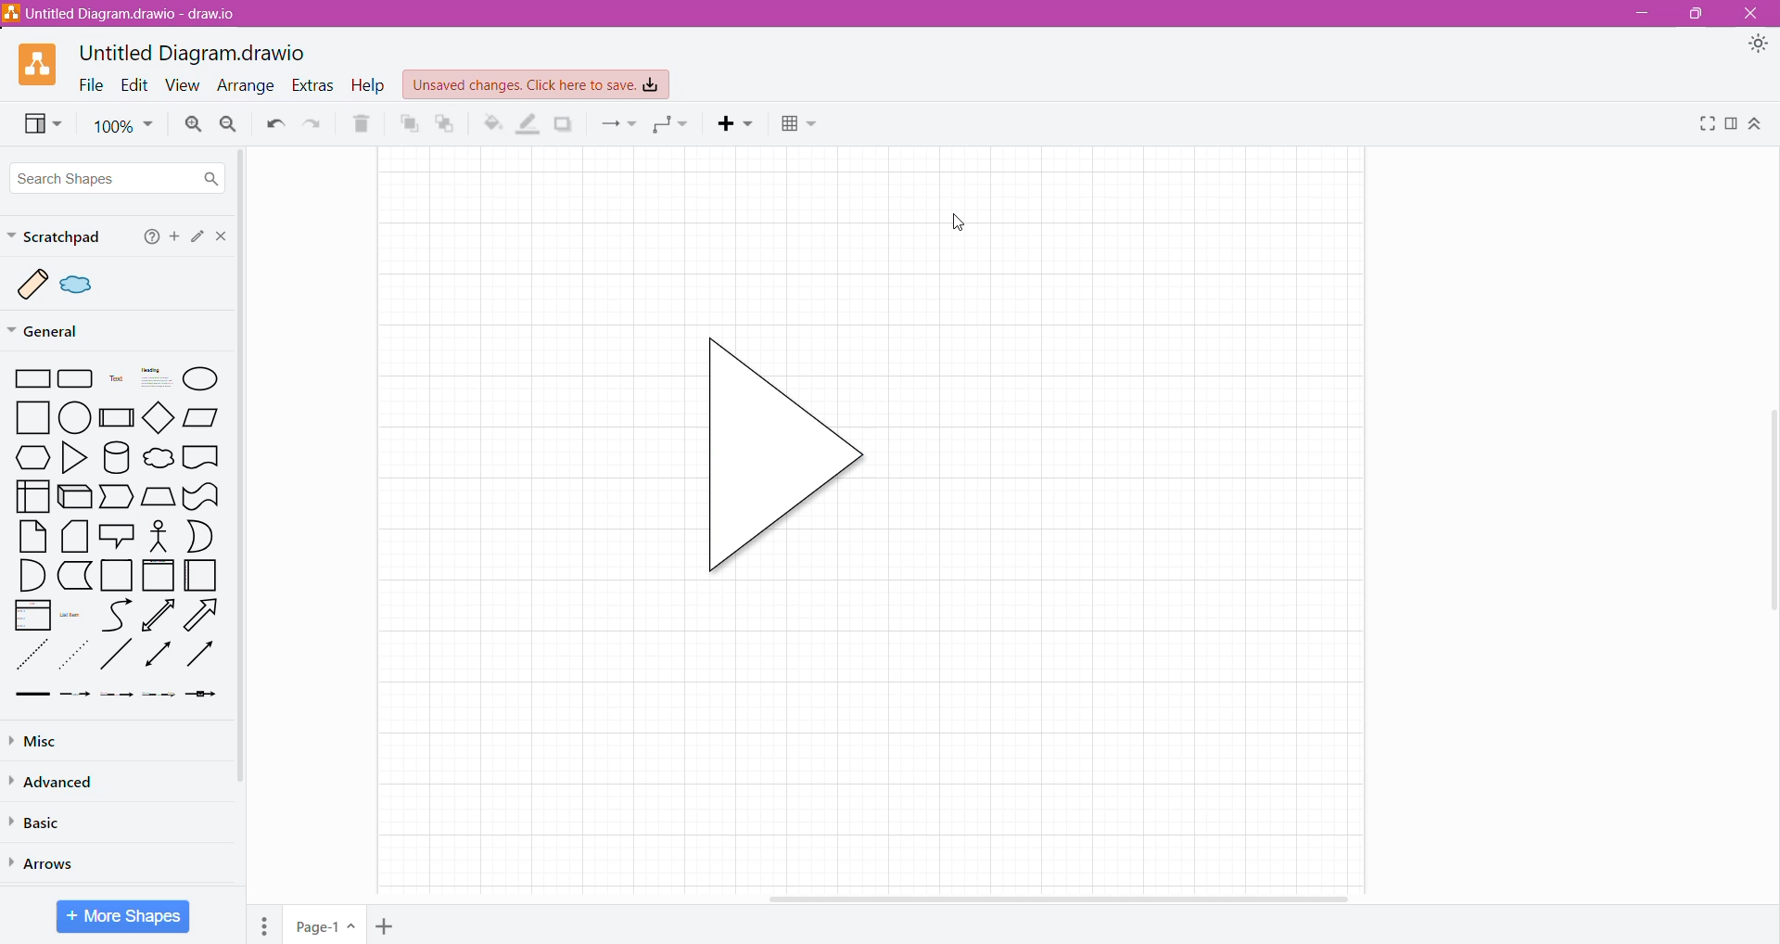  What do you see at coordinates (1752, 13) in the screenshot?
I see `Close` at bounding box center [1752, 13].